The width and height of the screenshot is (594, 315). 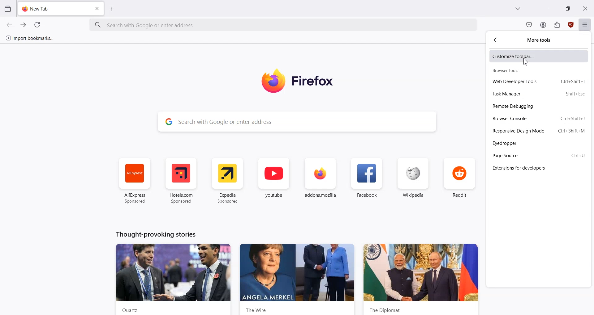 I want to click on Facebook, so click(x=367, y=181).